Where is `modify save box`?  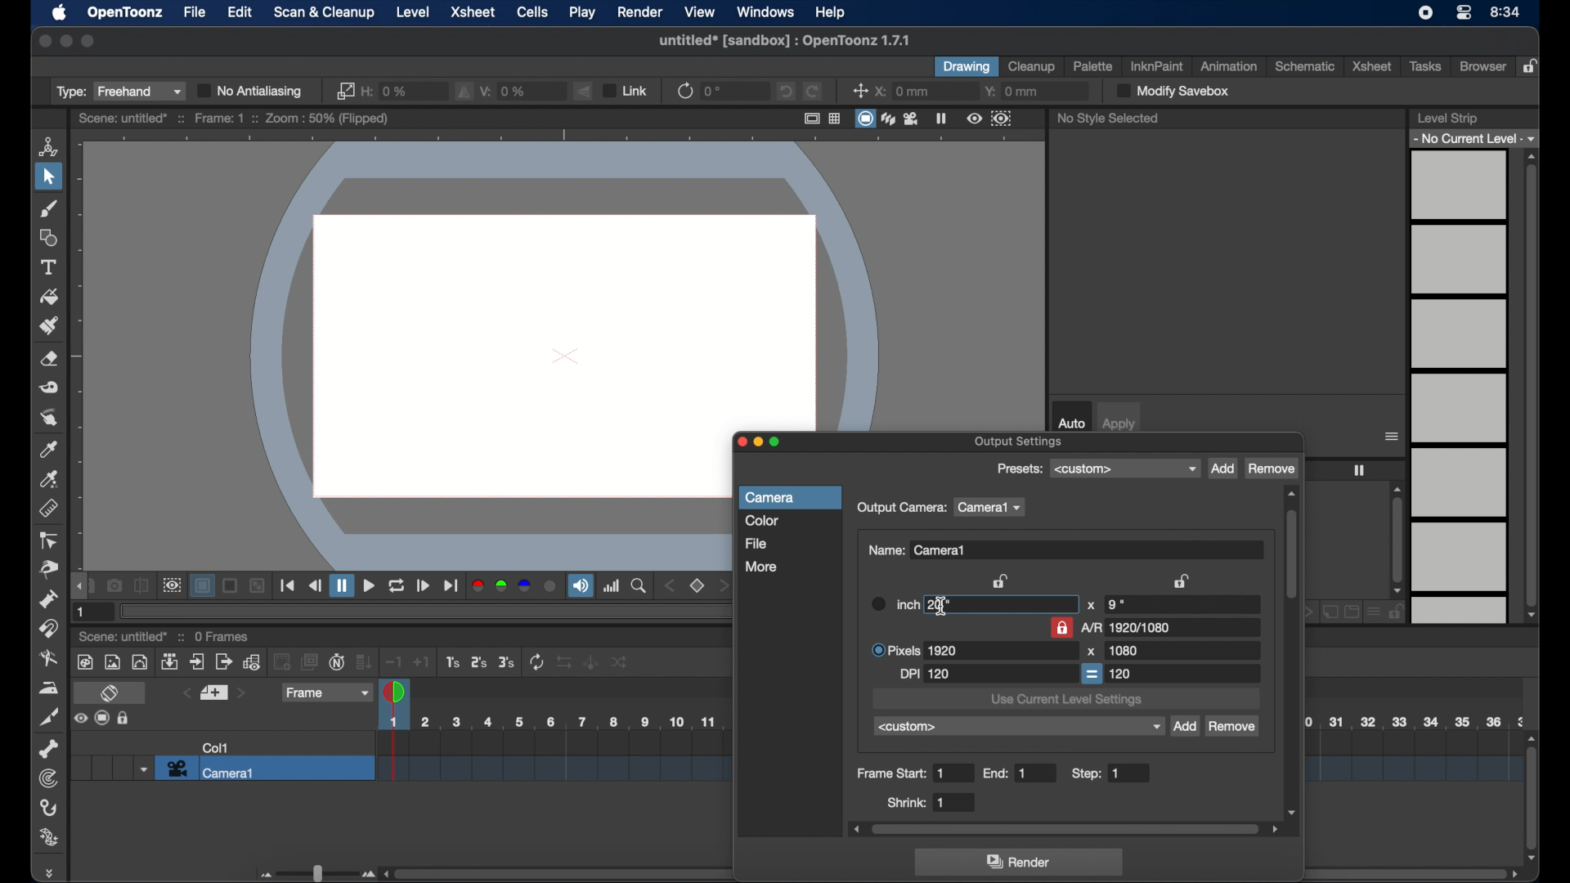
modify save box is located at coordinates (1171, 91).